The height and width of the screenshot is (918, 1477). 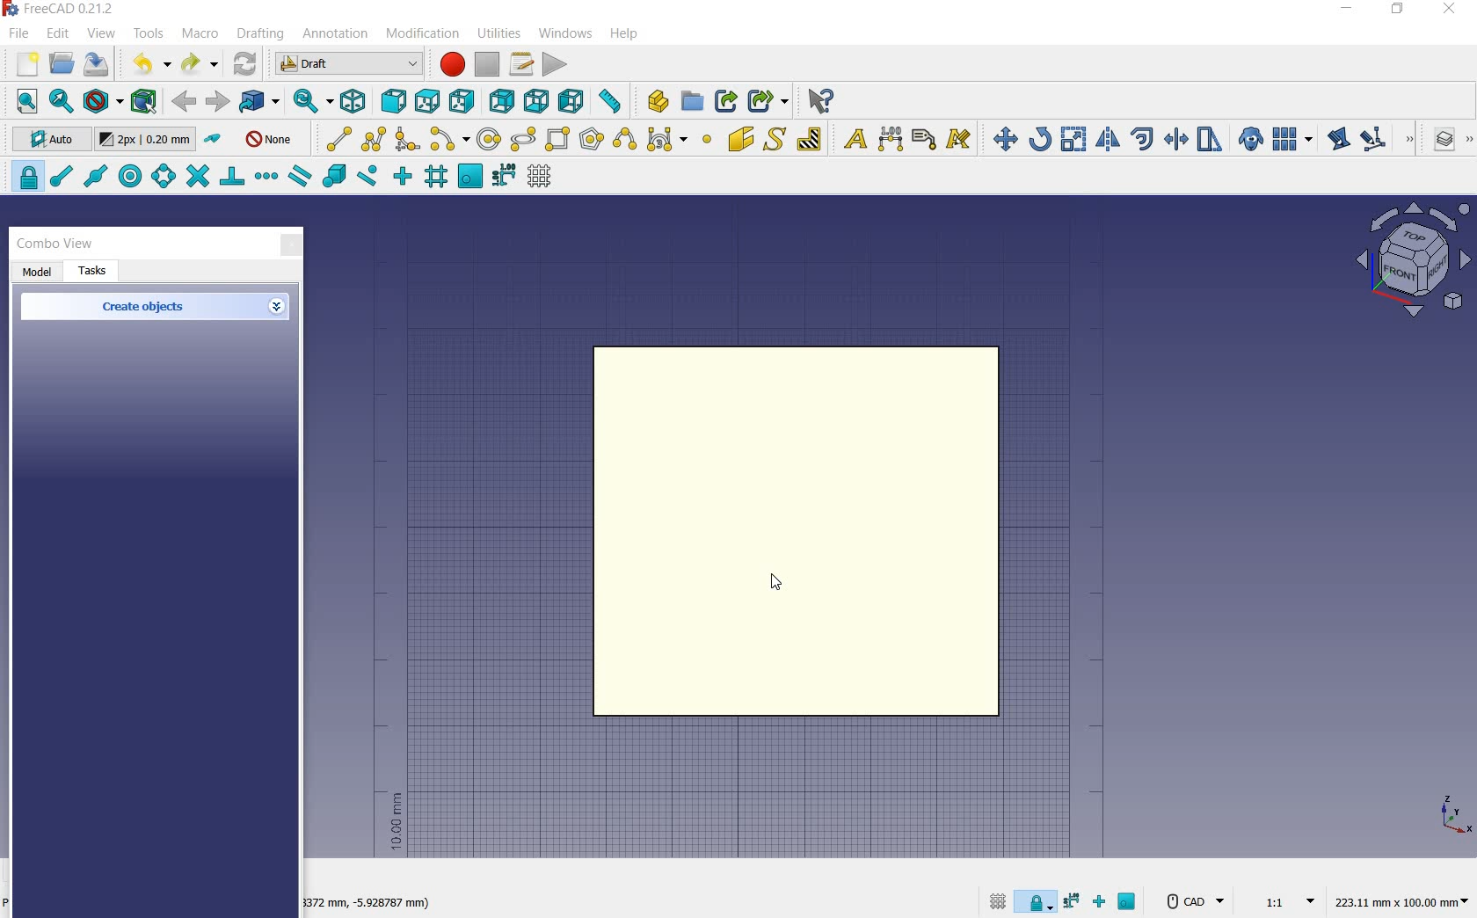 I want to click on macro, so click(x=201, y=35).